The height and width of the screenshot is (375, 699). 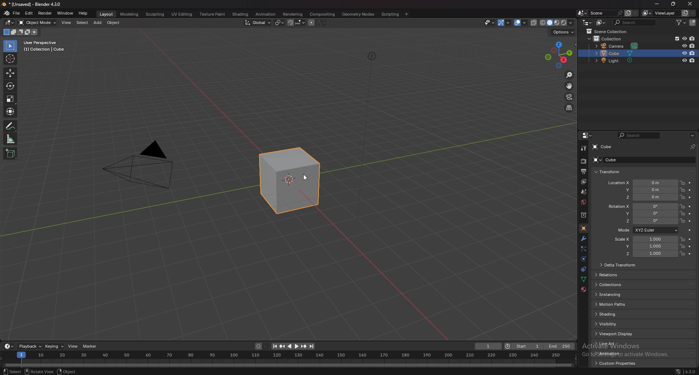 I want to click on shading, so click(x=241, y=15).